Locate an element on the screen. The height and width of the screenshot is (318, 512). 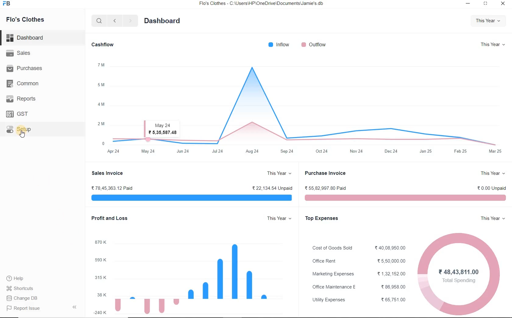
bar graph is located at coordinates (194, 278).